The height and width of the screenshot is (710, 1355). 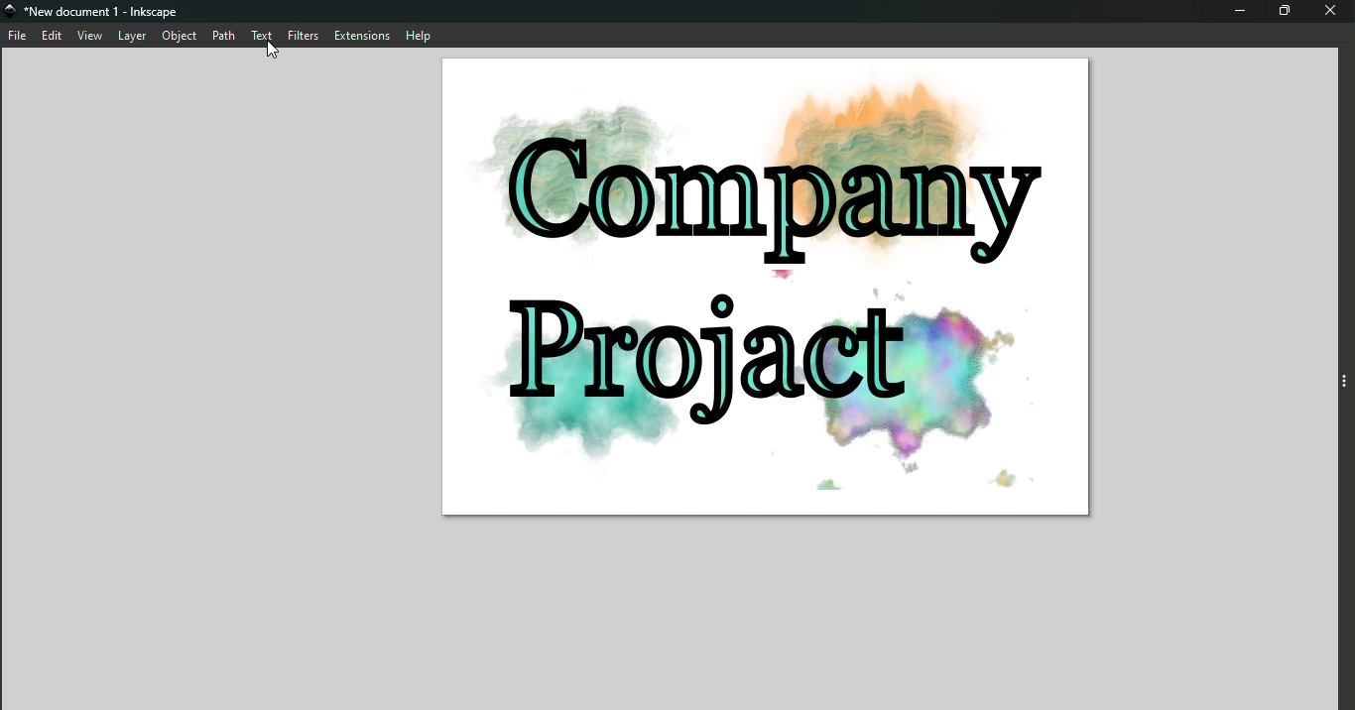 What do you see at coordinates (754, 287) in the screenshot?
I see `canvas` at bounding box center [754, 287].